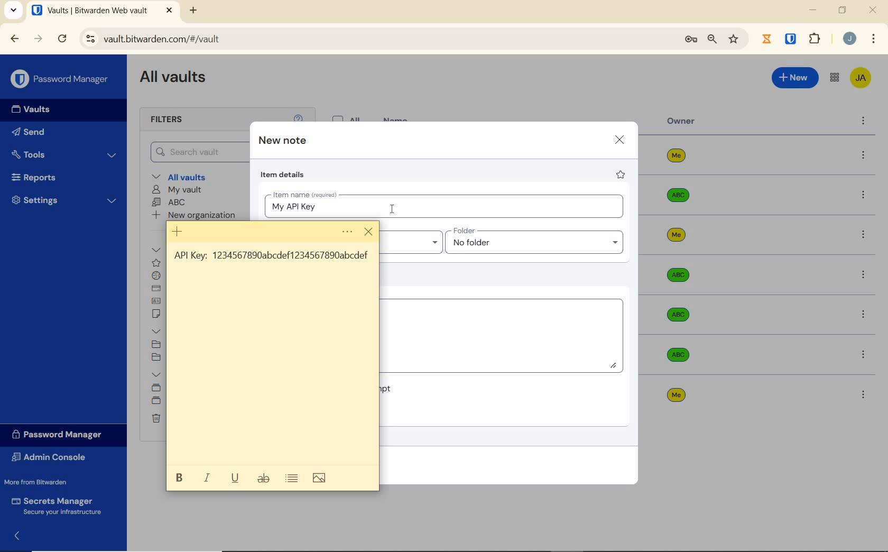 Image resolution: width=888 pixels, height=552 pixels. I want to click on folders, so click(156, 332).